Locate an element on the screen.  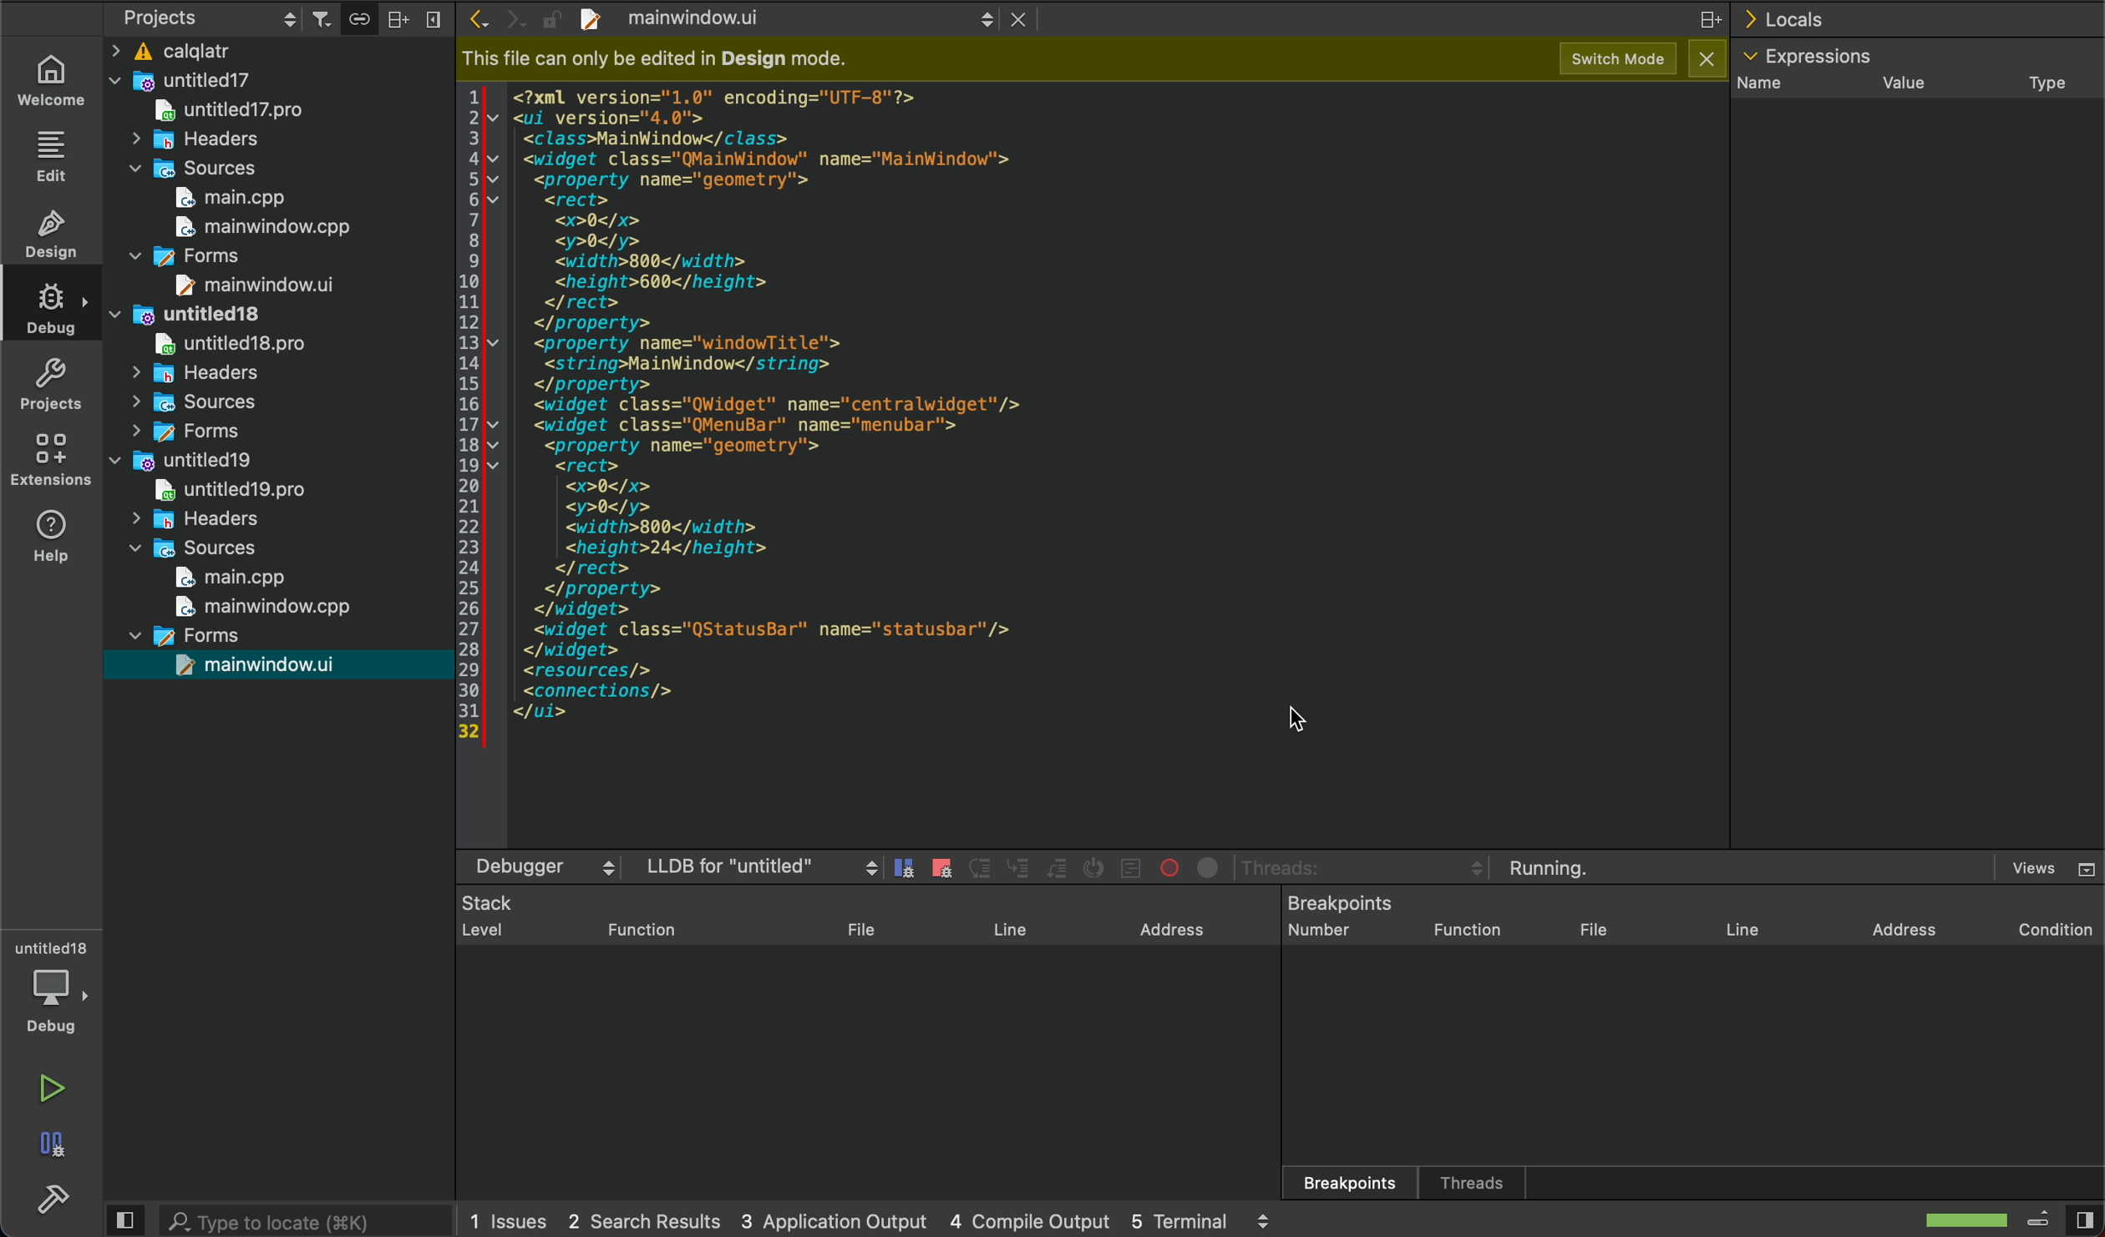
sources is located at coordinates (201, 548).